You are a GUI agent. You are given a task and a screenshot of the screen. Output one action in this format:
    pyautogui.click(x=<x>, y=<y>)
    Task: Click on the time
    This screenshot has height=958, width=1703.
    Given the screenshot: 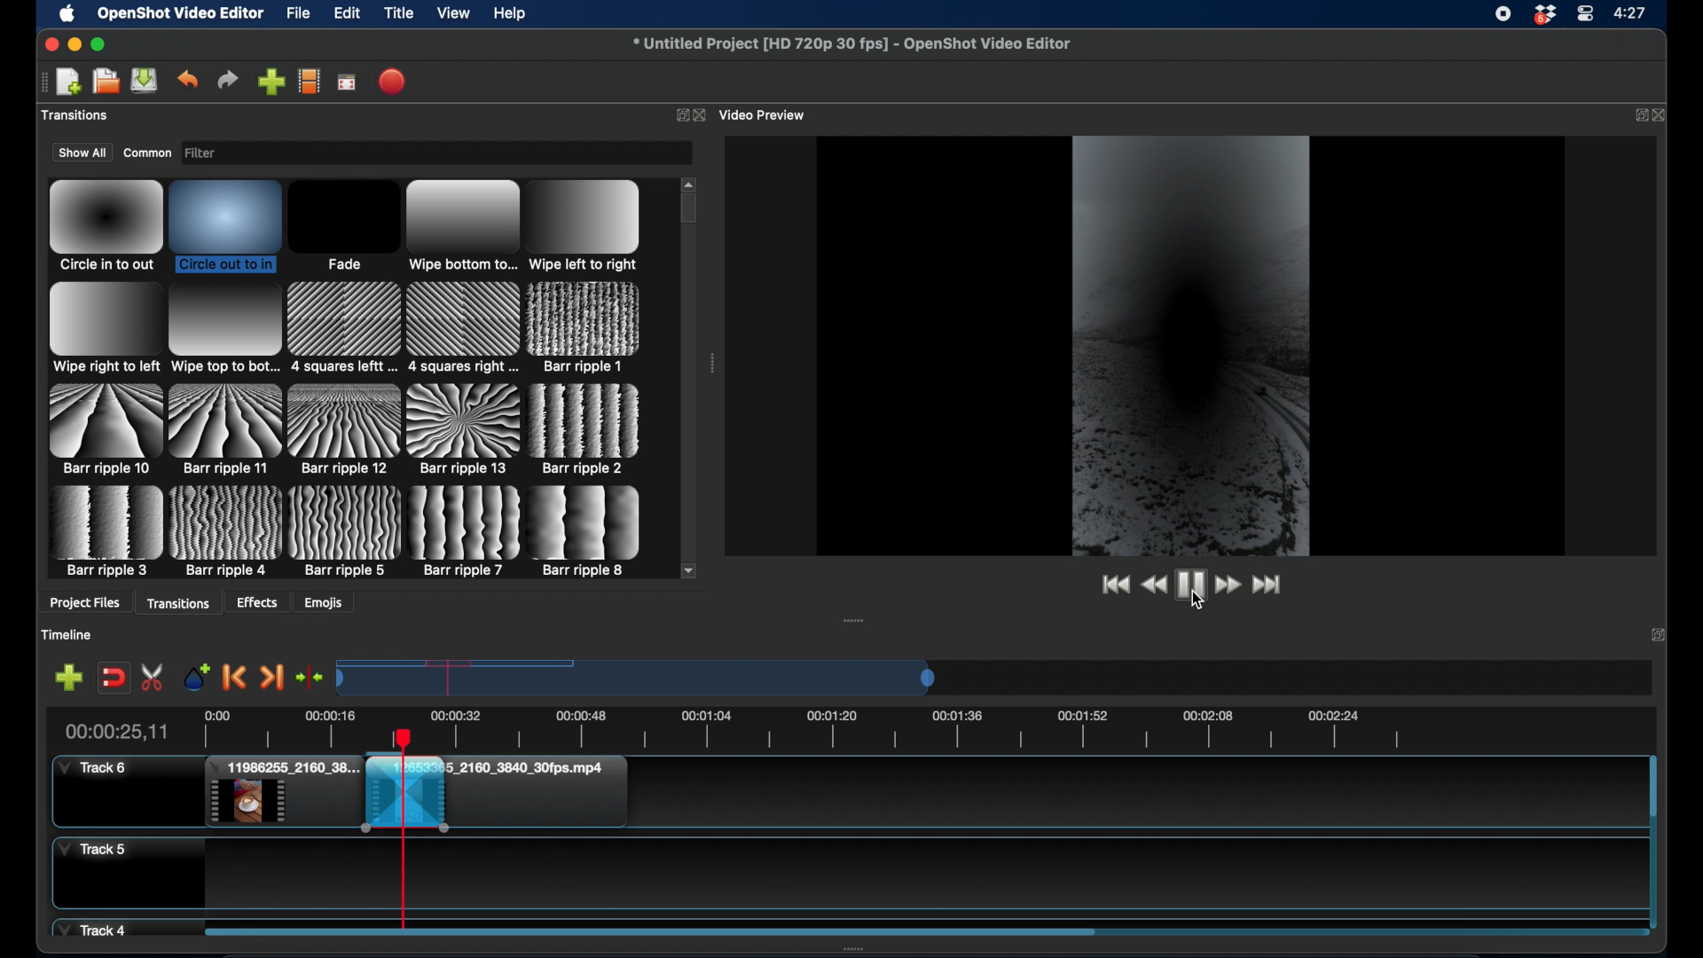 What is the action you would take?
    pyautogui.click(x=1633, y=12)
    